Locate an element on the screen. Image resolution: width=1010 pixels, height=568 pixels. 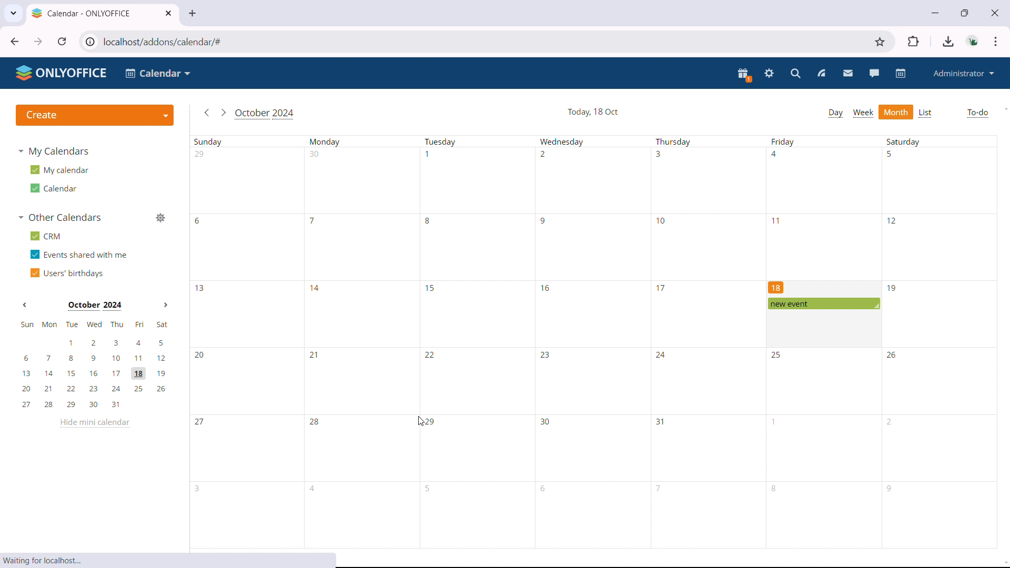
Calendar - ONLYOFFICE is located at coordinates (82, 13).